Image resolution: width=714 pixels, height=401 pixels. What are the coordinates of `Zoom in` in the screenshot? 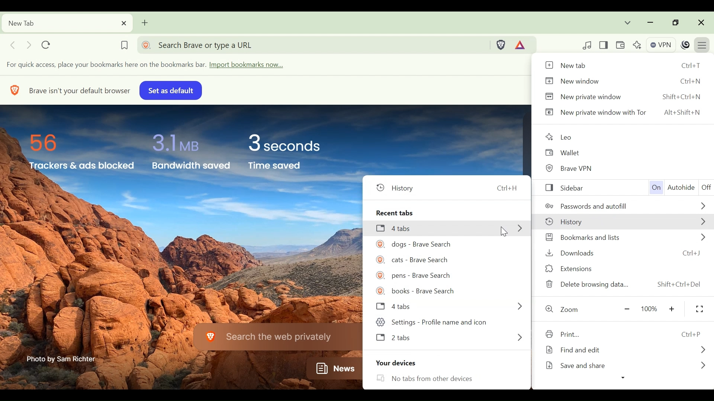 It's located at (673, 309).